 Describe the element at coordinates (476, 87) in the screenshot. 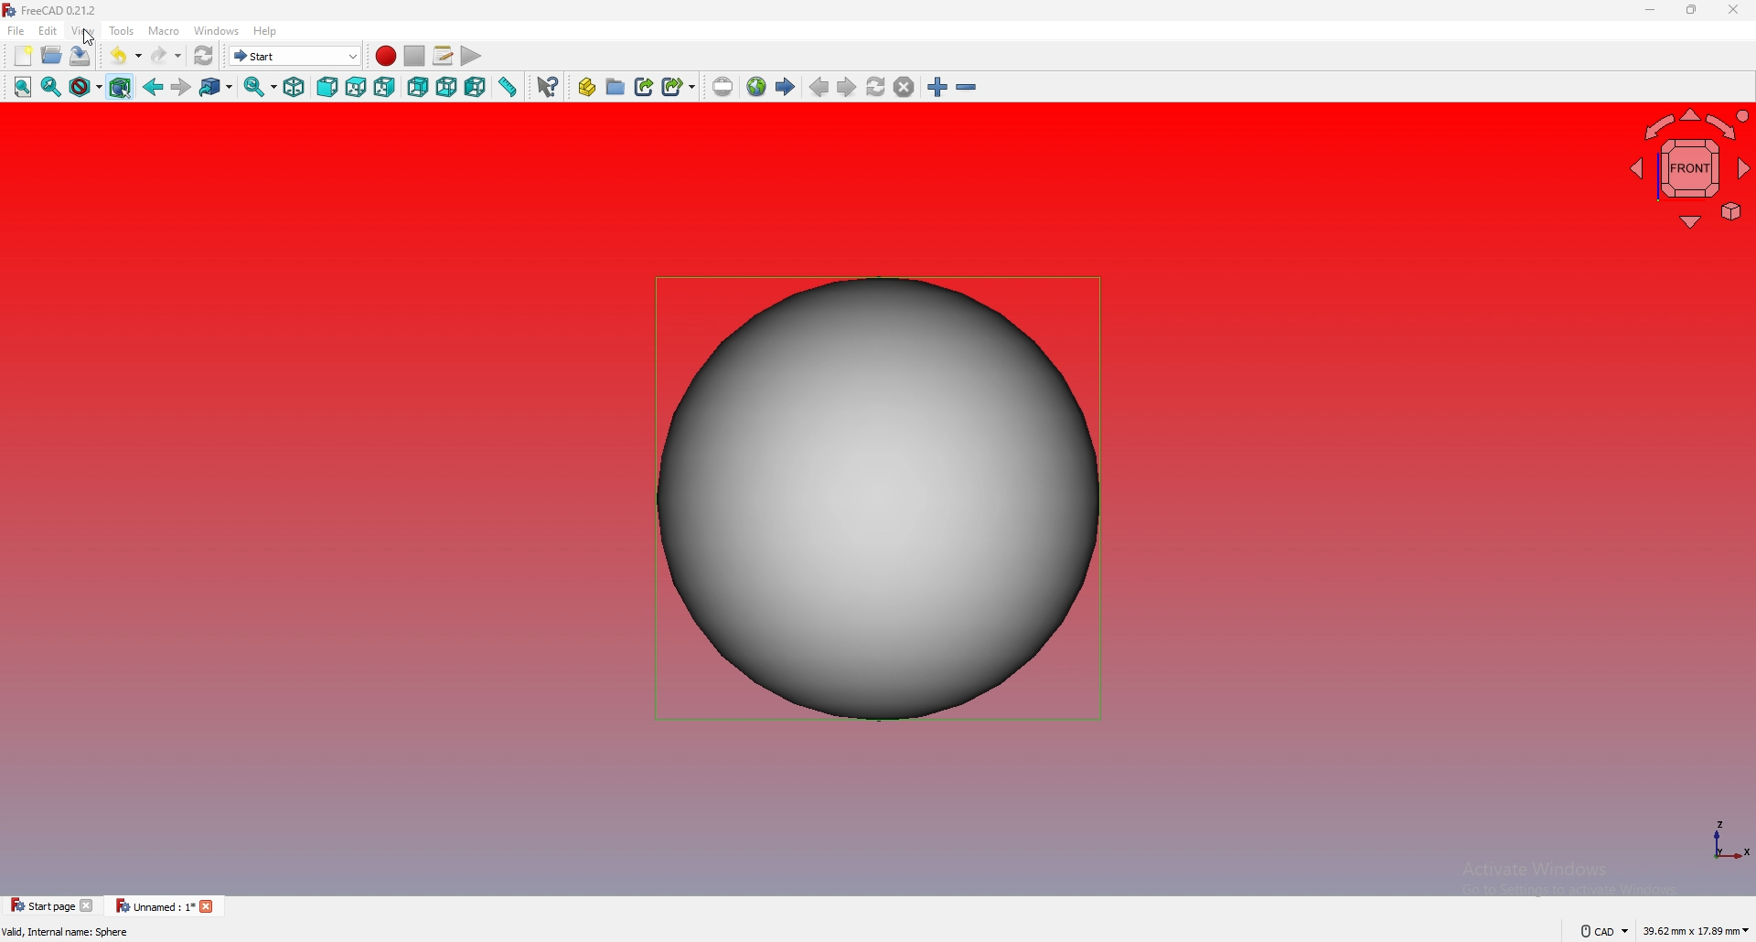

I see `left` at that location.